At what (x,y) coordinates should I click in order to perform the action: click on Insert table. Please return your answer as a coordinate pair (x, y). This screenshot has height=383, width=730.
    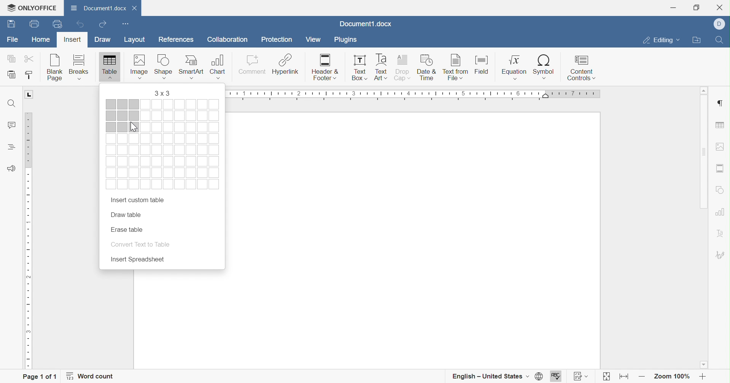
    Looking at the image, I should click on (110, 67).